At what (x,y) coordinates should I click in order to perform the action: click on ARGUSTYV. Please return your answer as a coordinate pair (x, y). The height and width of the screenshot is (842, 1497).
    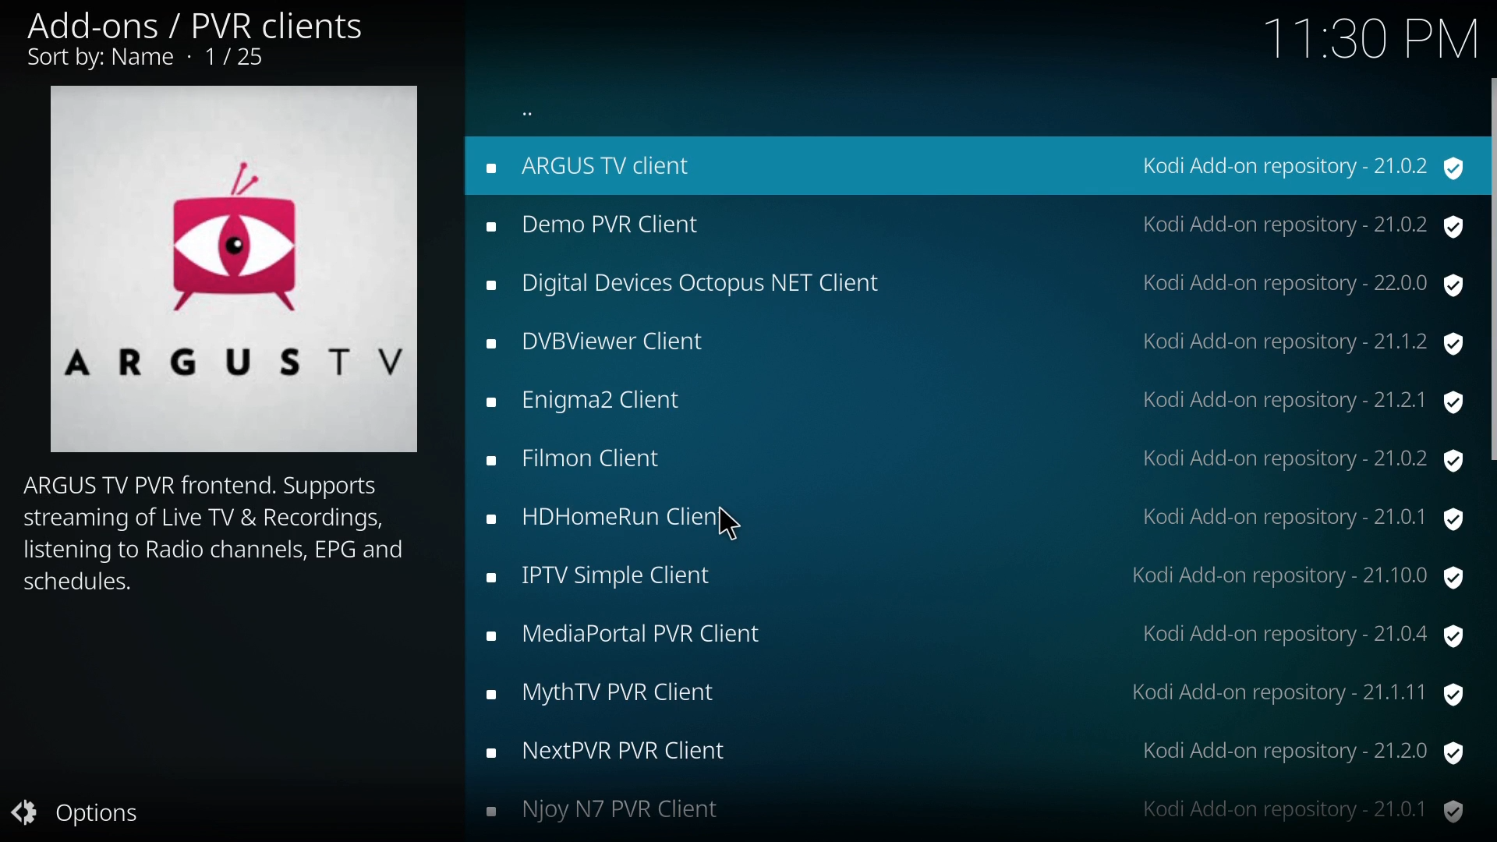
    Looking at the image, I should click on (228, 268).